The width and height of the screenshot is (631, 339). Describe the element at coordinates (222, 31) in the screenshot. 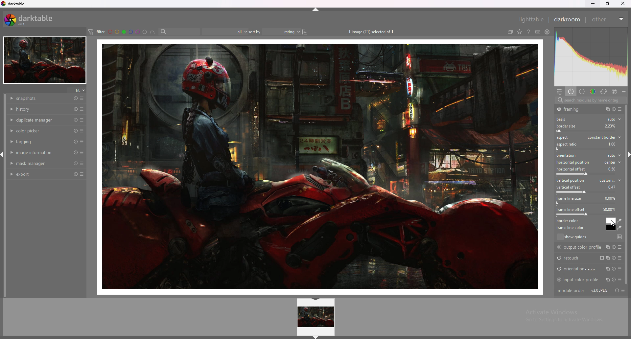

I see `filter by images rating` at that location.